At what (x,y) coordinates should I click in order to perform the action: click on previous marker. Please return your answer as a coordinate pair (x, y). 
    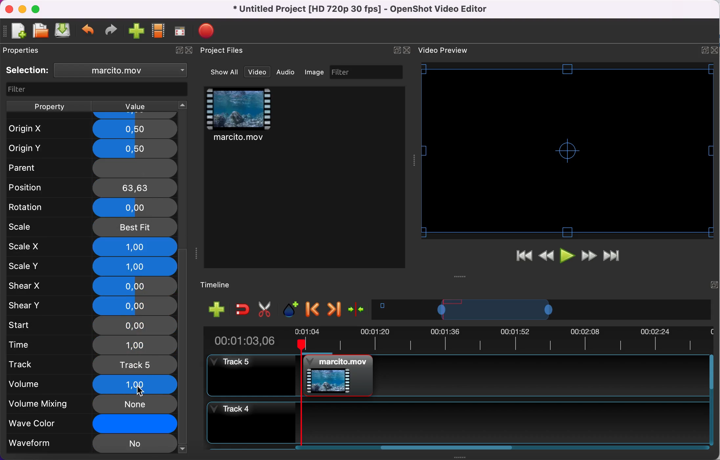
    Looking at the image, I should click on (314, 310).